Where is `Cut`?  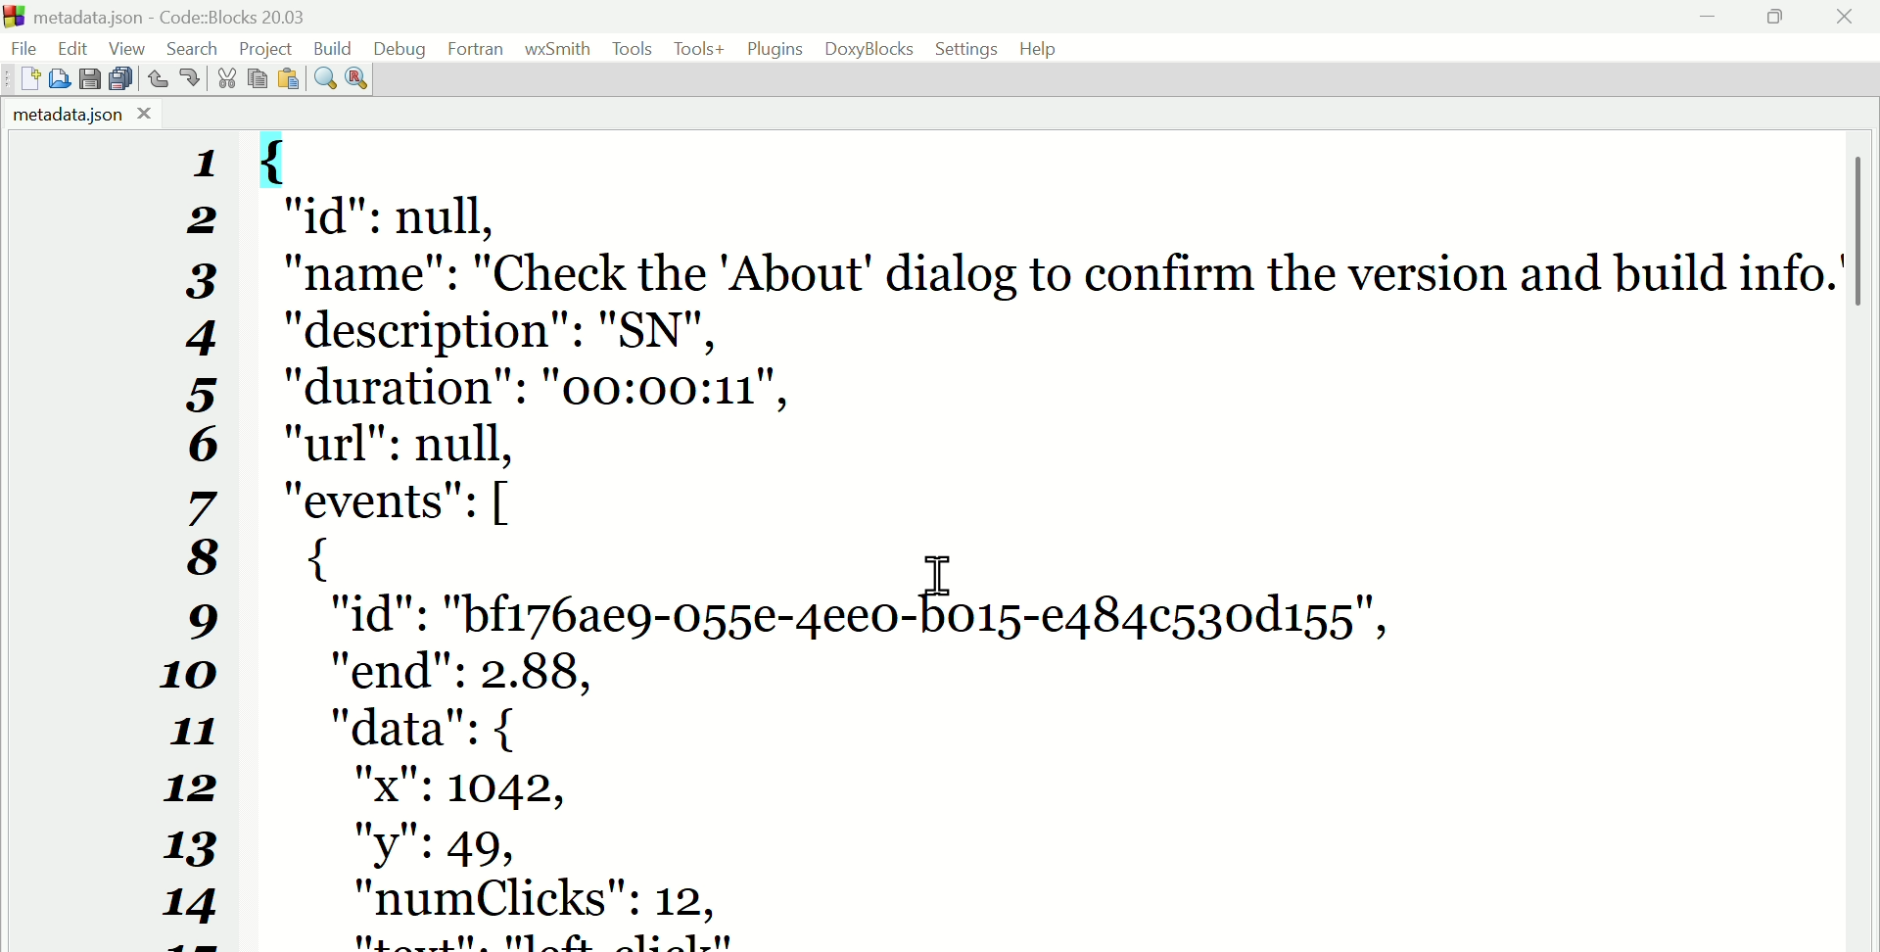 Cut is located at coordinates (221, 79).